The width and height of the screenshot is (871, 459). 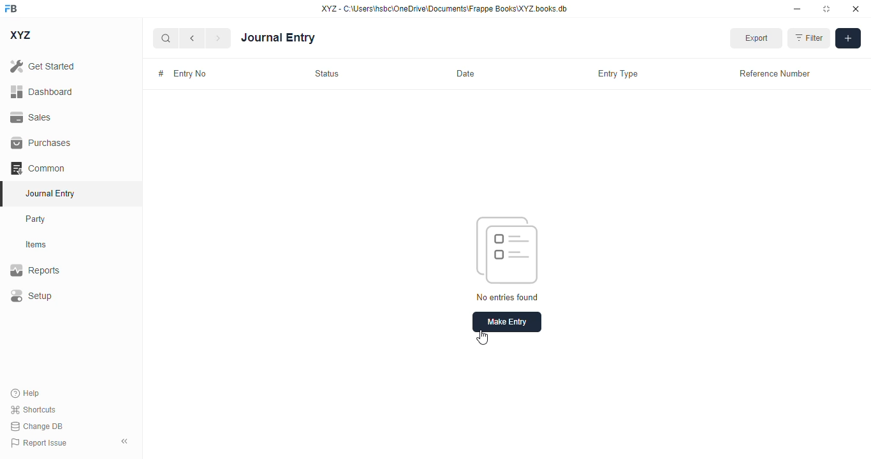 What do you see at coordinates (617, 74) in the screenshot?
I see `entry type` at bounding box center [617, 74].